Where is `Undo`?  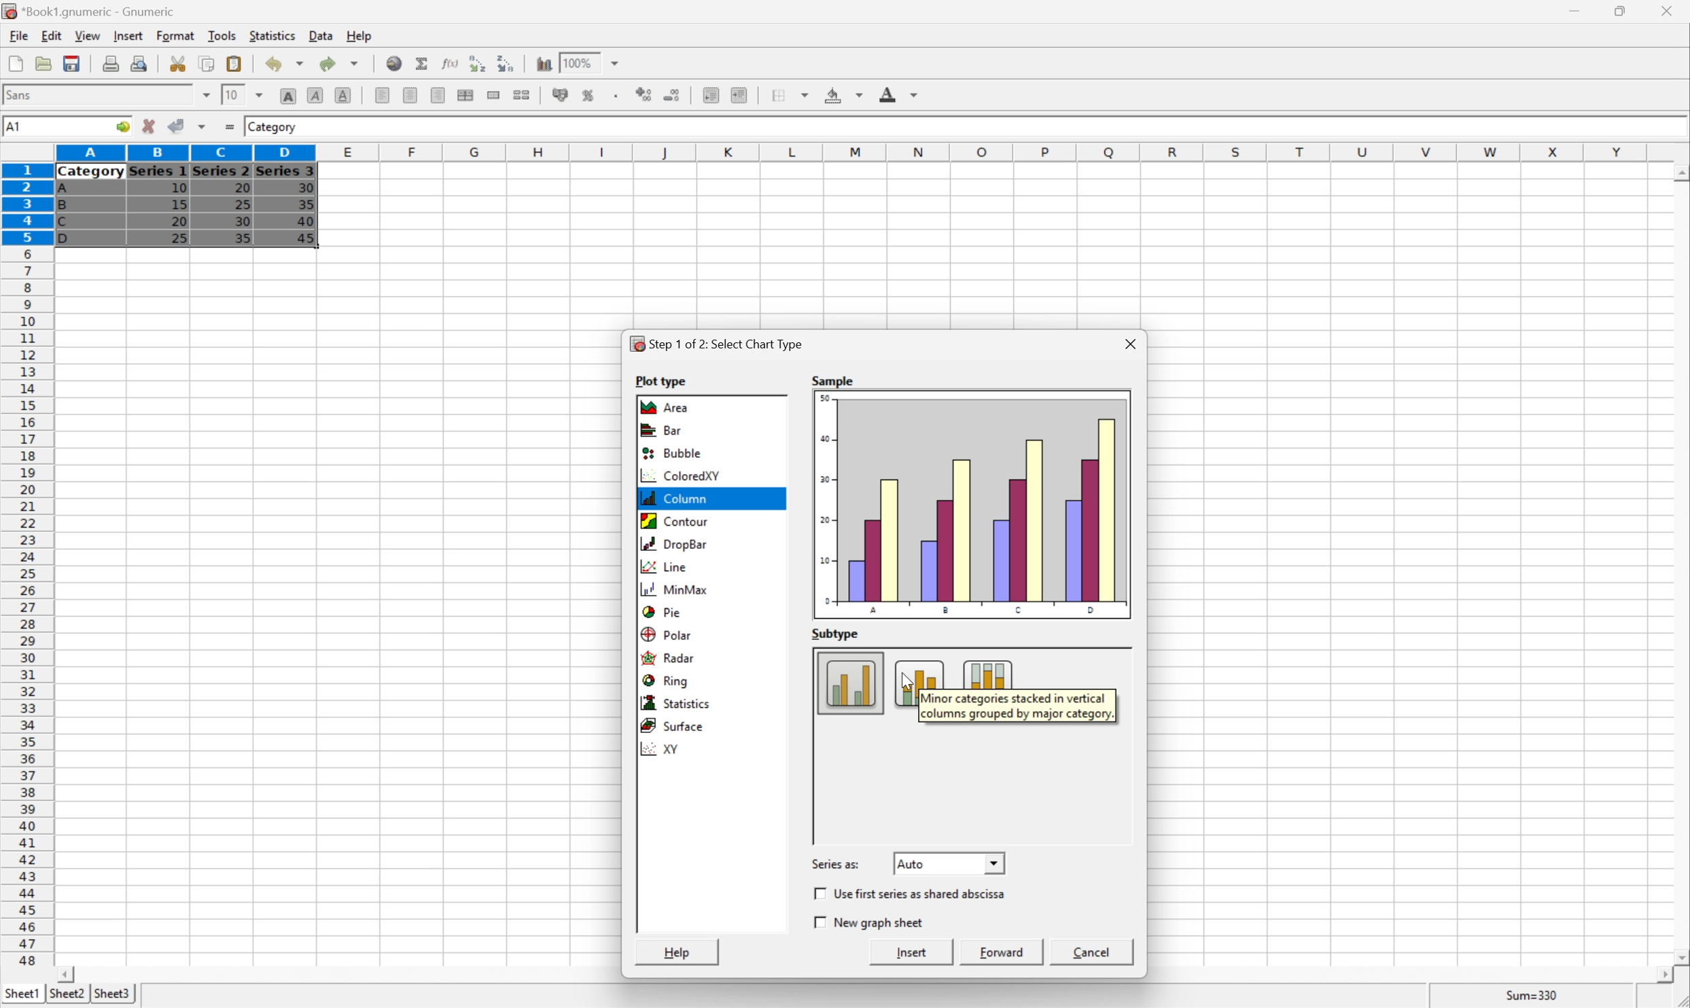 Undo is located at coordinates (285, 61).